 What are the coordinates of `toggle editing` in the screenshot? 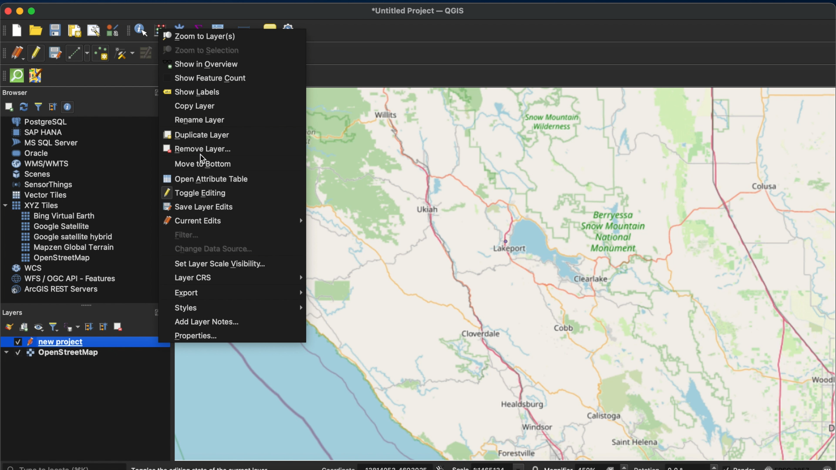 It's located at (36, 54).